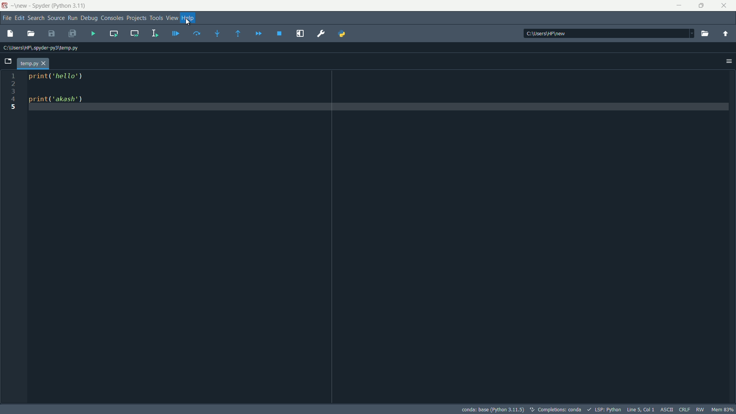  What do you see at coordinates (702, 6) in the screenshot?
I see `maximize` at bounding box center [702, 6].